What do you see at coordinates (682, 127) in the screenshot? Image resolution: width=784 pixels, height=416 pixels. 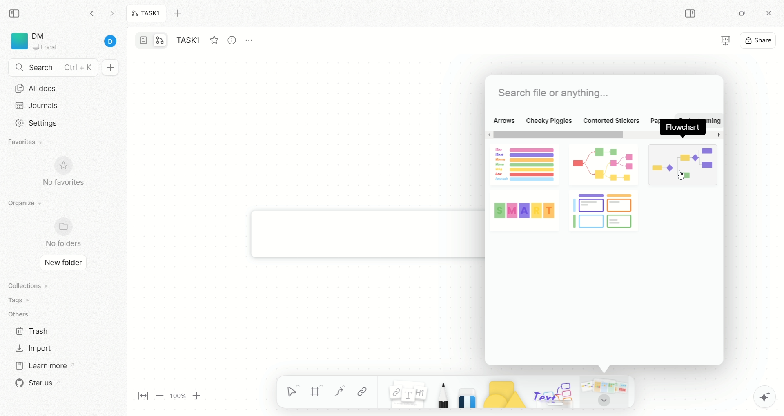 I see `flowchart` at bounding box center [682, 127].